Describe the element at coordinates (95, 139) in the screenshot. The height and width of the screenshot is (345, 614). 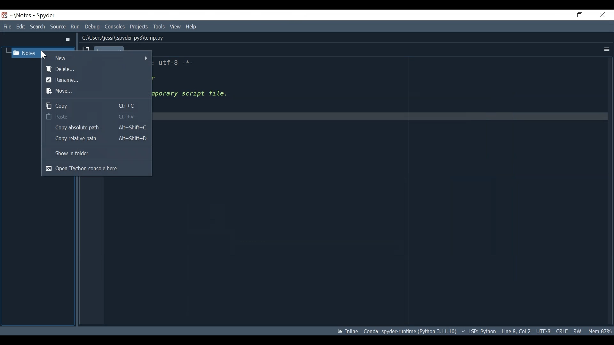
I see `Copy relative path` at that location.